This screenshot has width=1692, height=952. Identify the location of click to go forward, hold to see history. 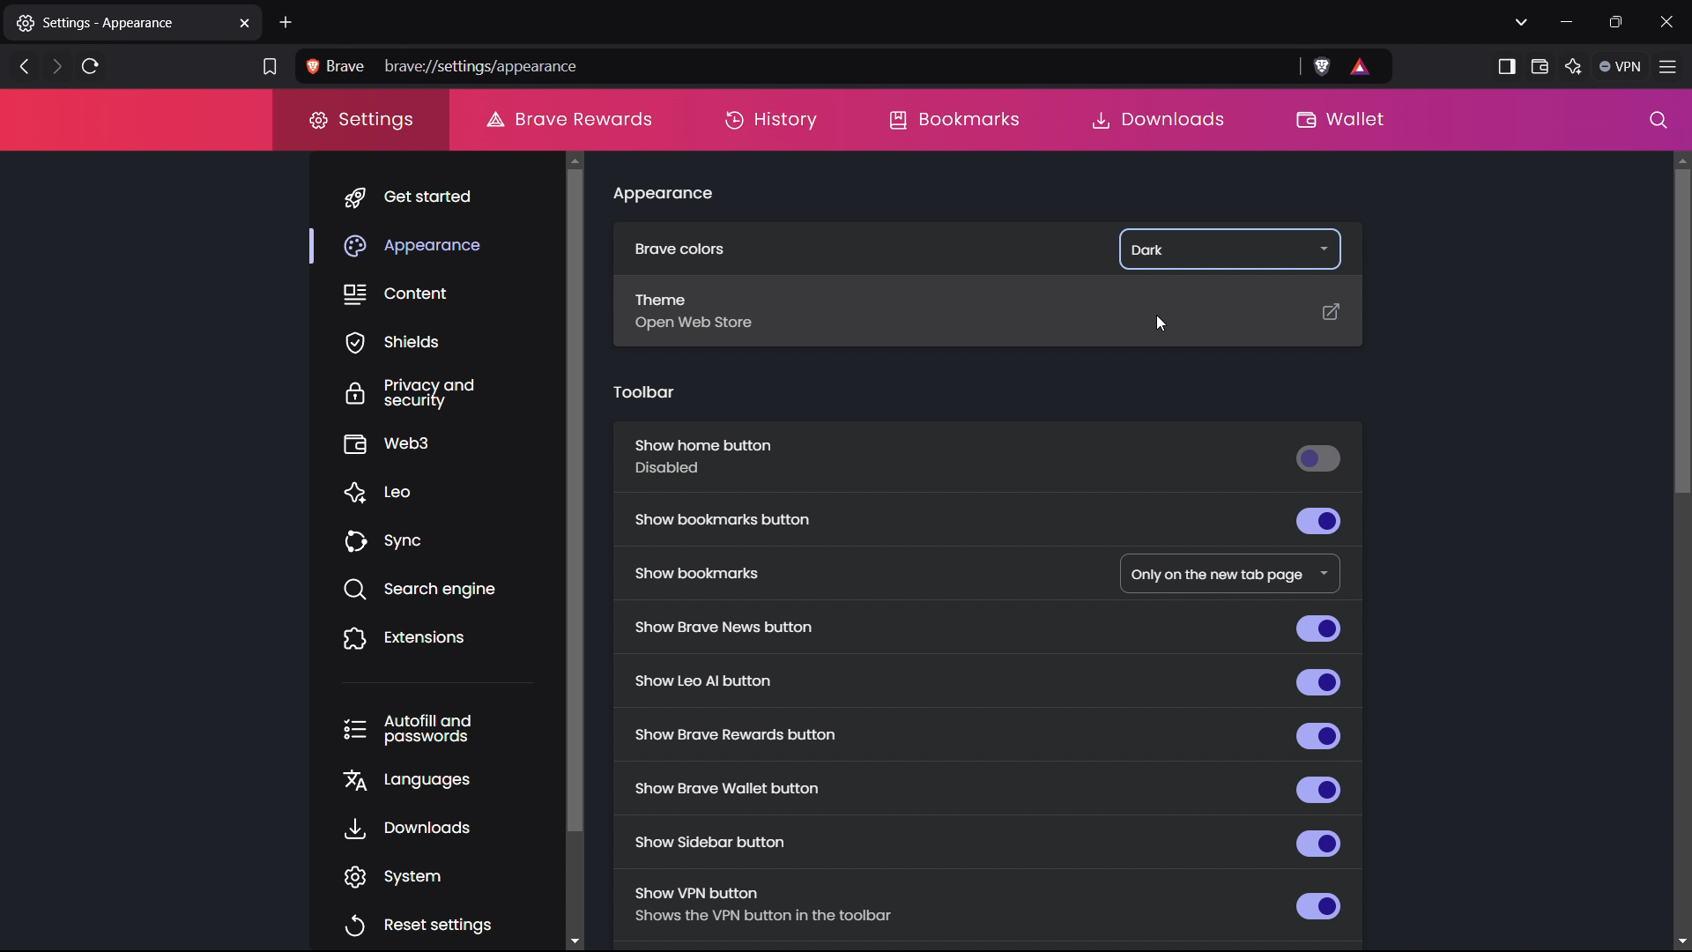
(58, 65).